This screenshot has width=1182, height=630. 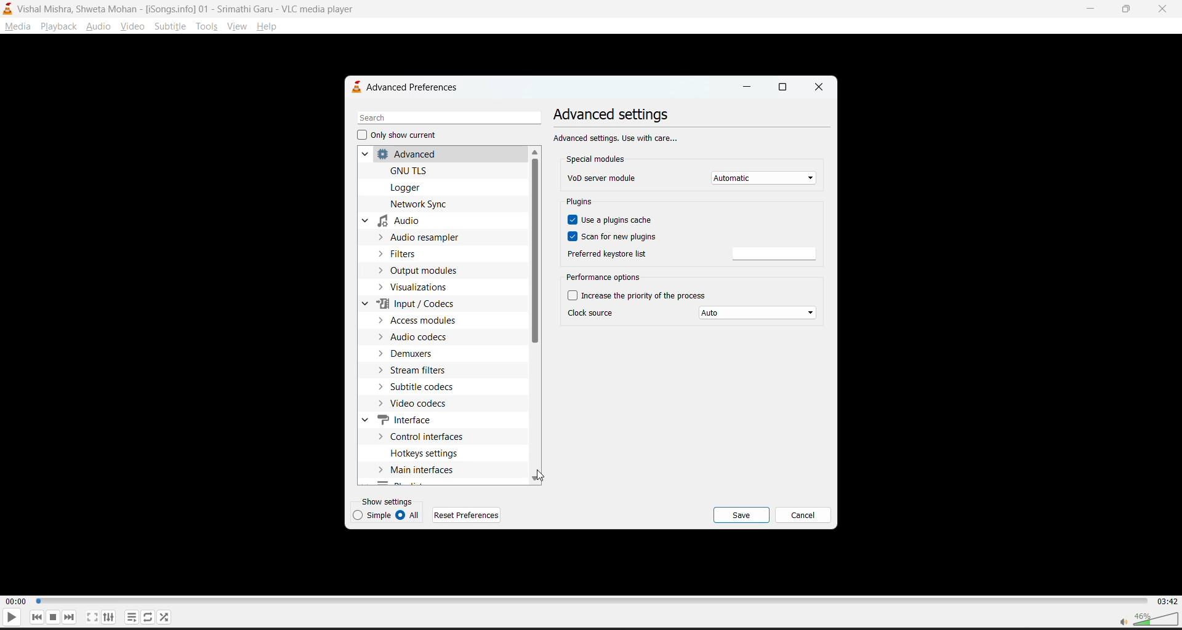 What do you see at coordinates (204, 27) in the screenshot?
I see `tools` at bounding box center [204, 27].